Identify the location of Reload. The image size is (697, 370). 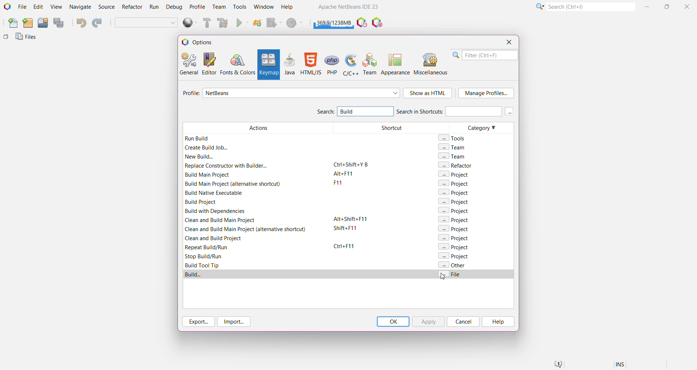
(257, 24).